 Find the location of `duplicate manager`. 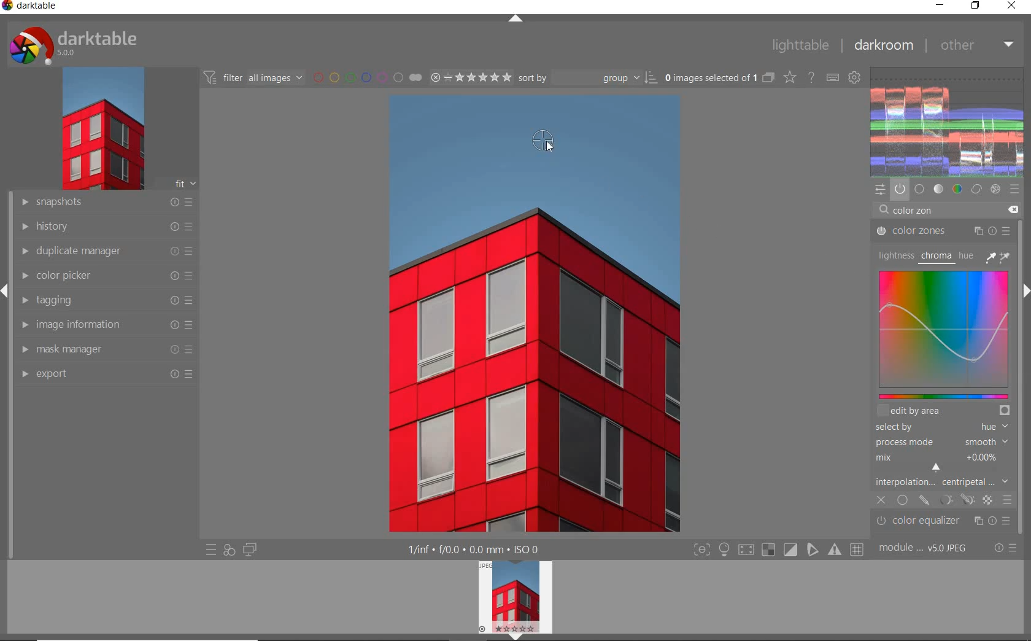

duplicate manager is located at coordinates (103, 252).